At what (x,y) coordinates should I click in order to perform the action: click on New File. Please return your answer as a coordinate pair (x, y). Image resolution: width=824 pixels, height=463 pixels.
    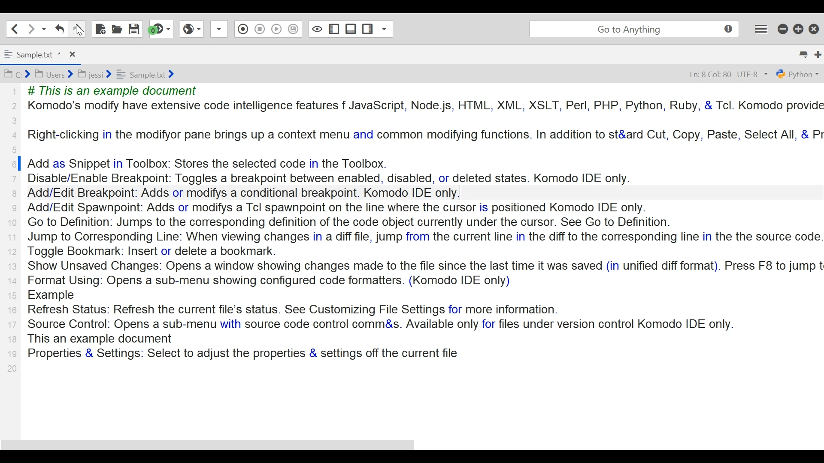
    Looking at the image, I should click on (100, 29).